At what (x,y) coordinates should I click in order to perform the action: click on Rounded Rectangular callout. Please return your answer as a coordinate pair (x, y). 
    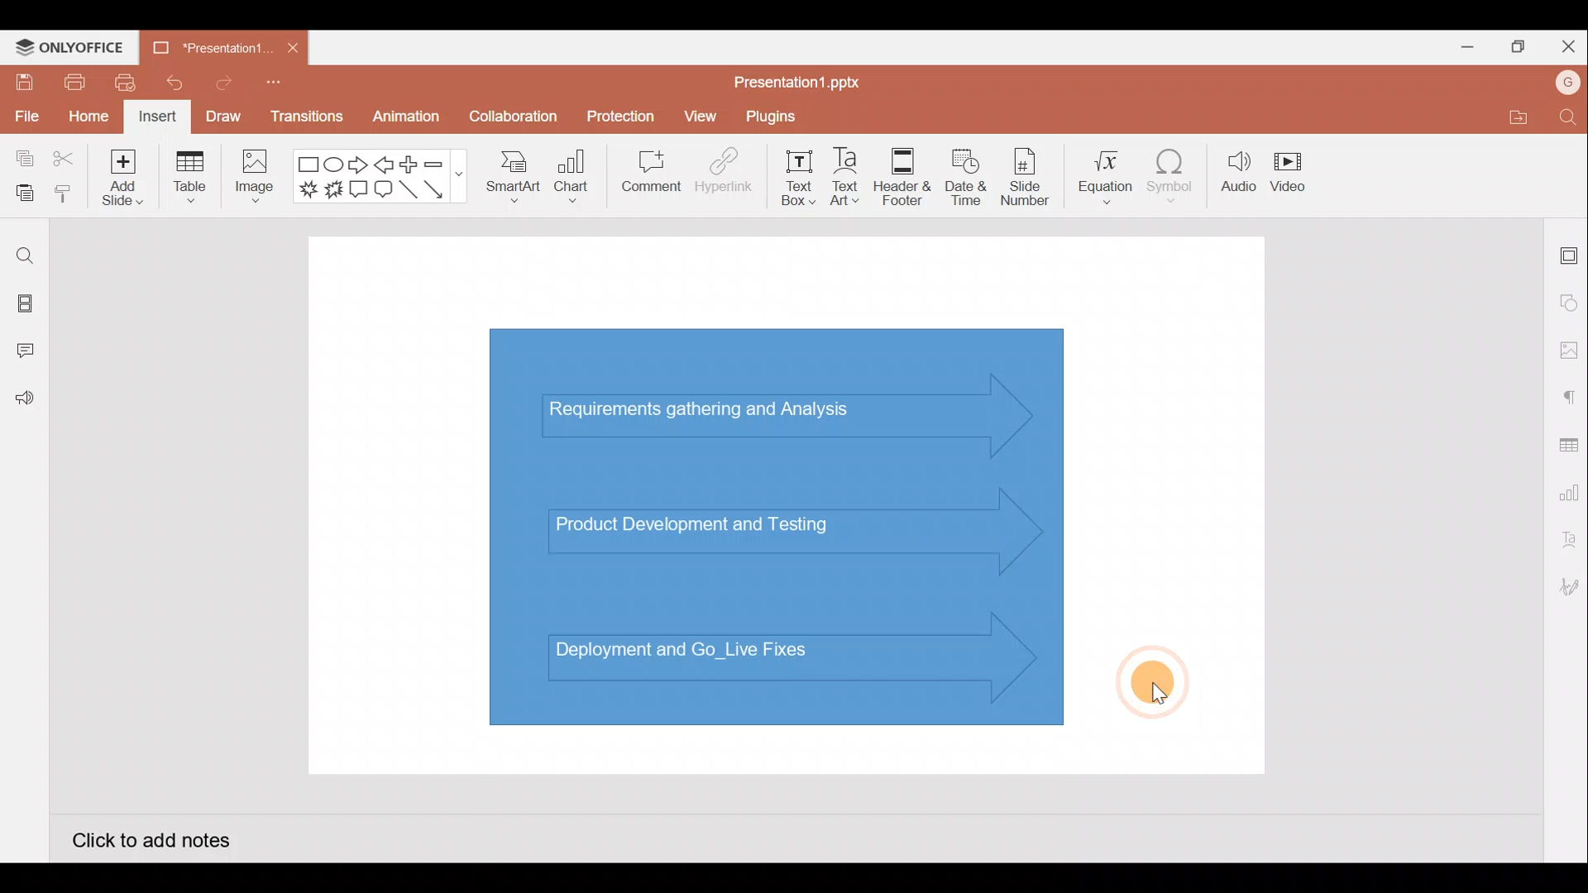
    Looking at the image, I should click on (383, 187).